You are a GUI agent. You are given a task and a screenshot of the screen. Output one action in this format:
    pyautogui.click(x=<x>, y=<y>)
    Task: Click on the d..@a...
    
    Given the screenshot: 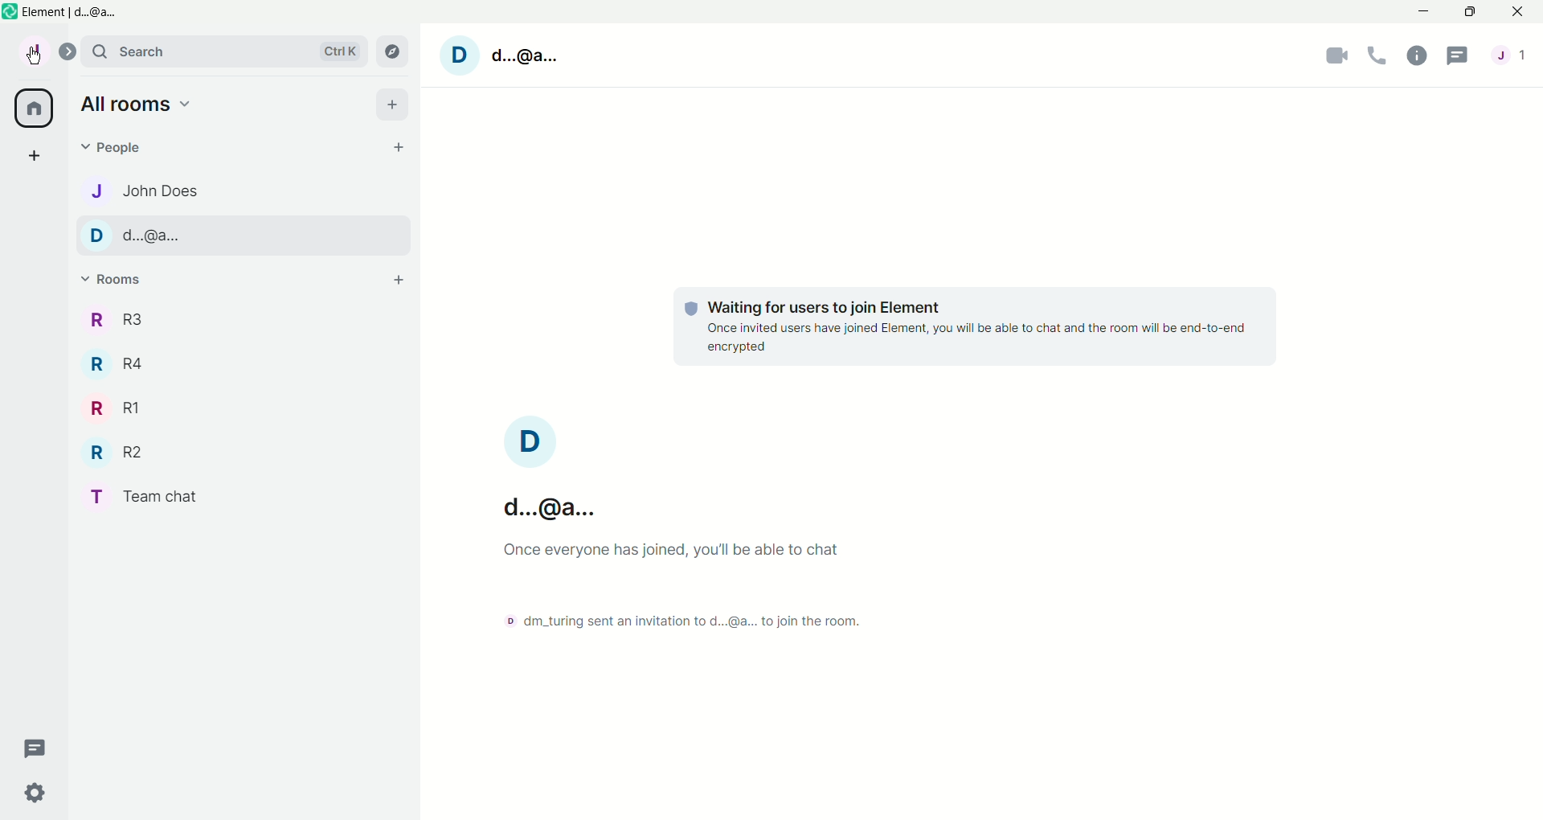 What is the action you would take?
    pyautogui.click(x=550, y=509)
    